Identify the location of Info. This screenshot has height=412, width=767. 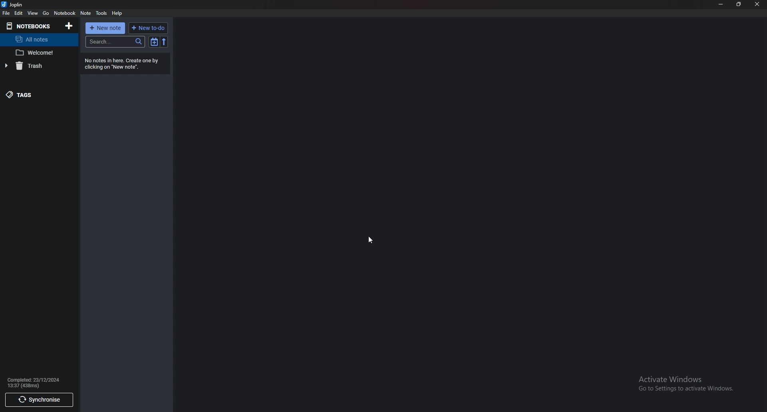
(35, 382).